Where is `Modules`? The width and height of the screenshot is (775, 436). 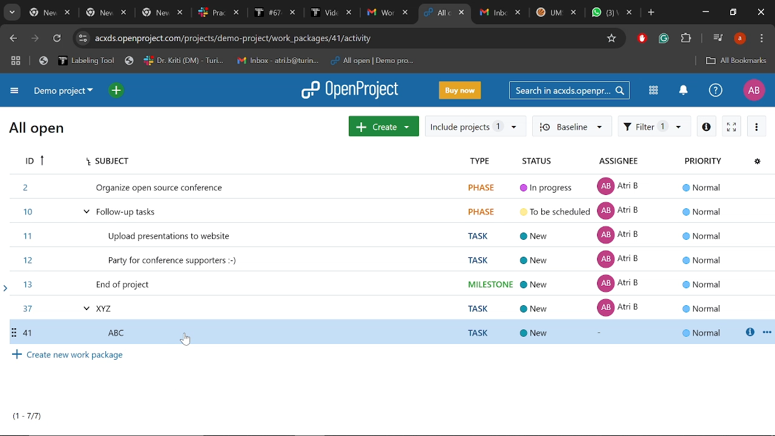
Modules is located at coordinates (653, 90).